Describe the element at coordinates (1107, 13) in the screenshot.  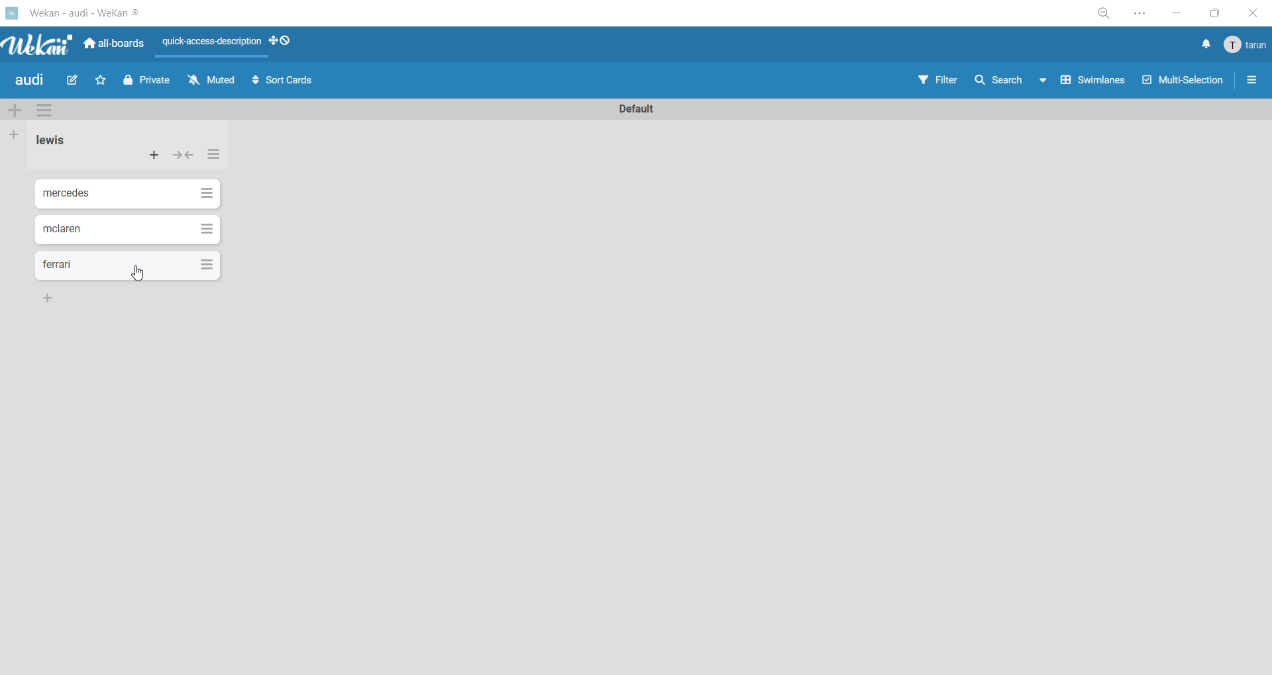
I see `zoom` at that location.